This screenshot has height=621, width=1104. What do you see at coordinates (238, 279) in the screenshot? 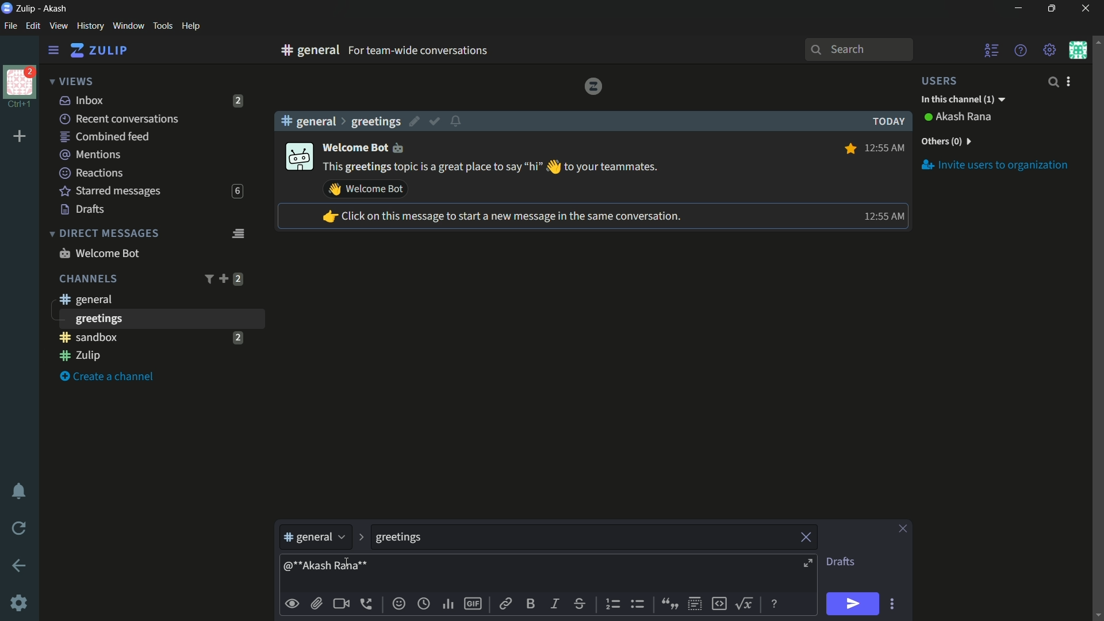
I see `2 unread messages` at bounding box center [238, 279].